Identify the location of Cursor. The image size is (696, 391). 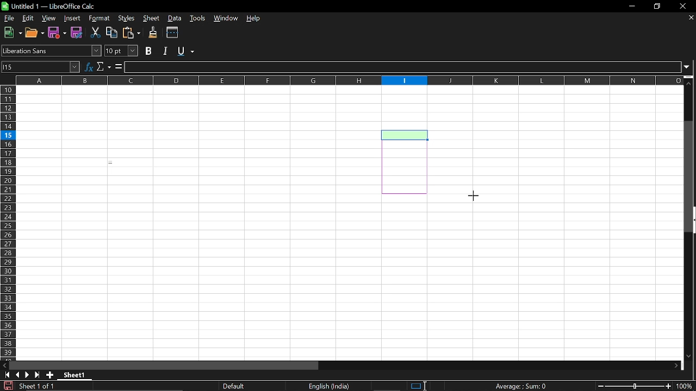
(473, 198).